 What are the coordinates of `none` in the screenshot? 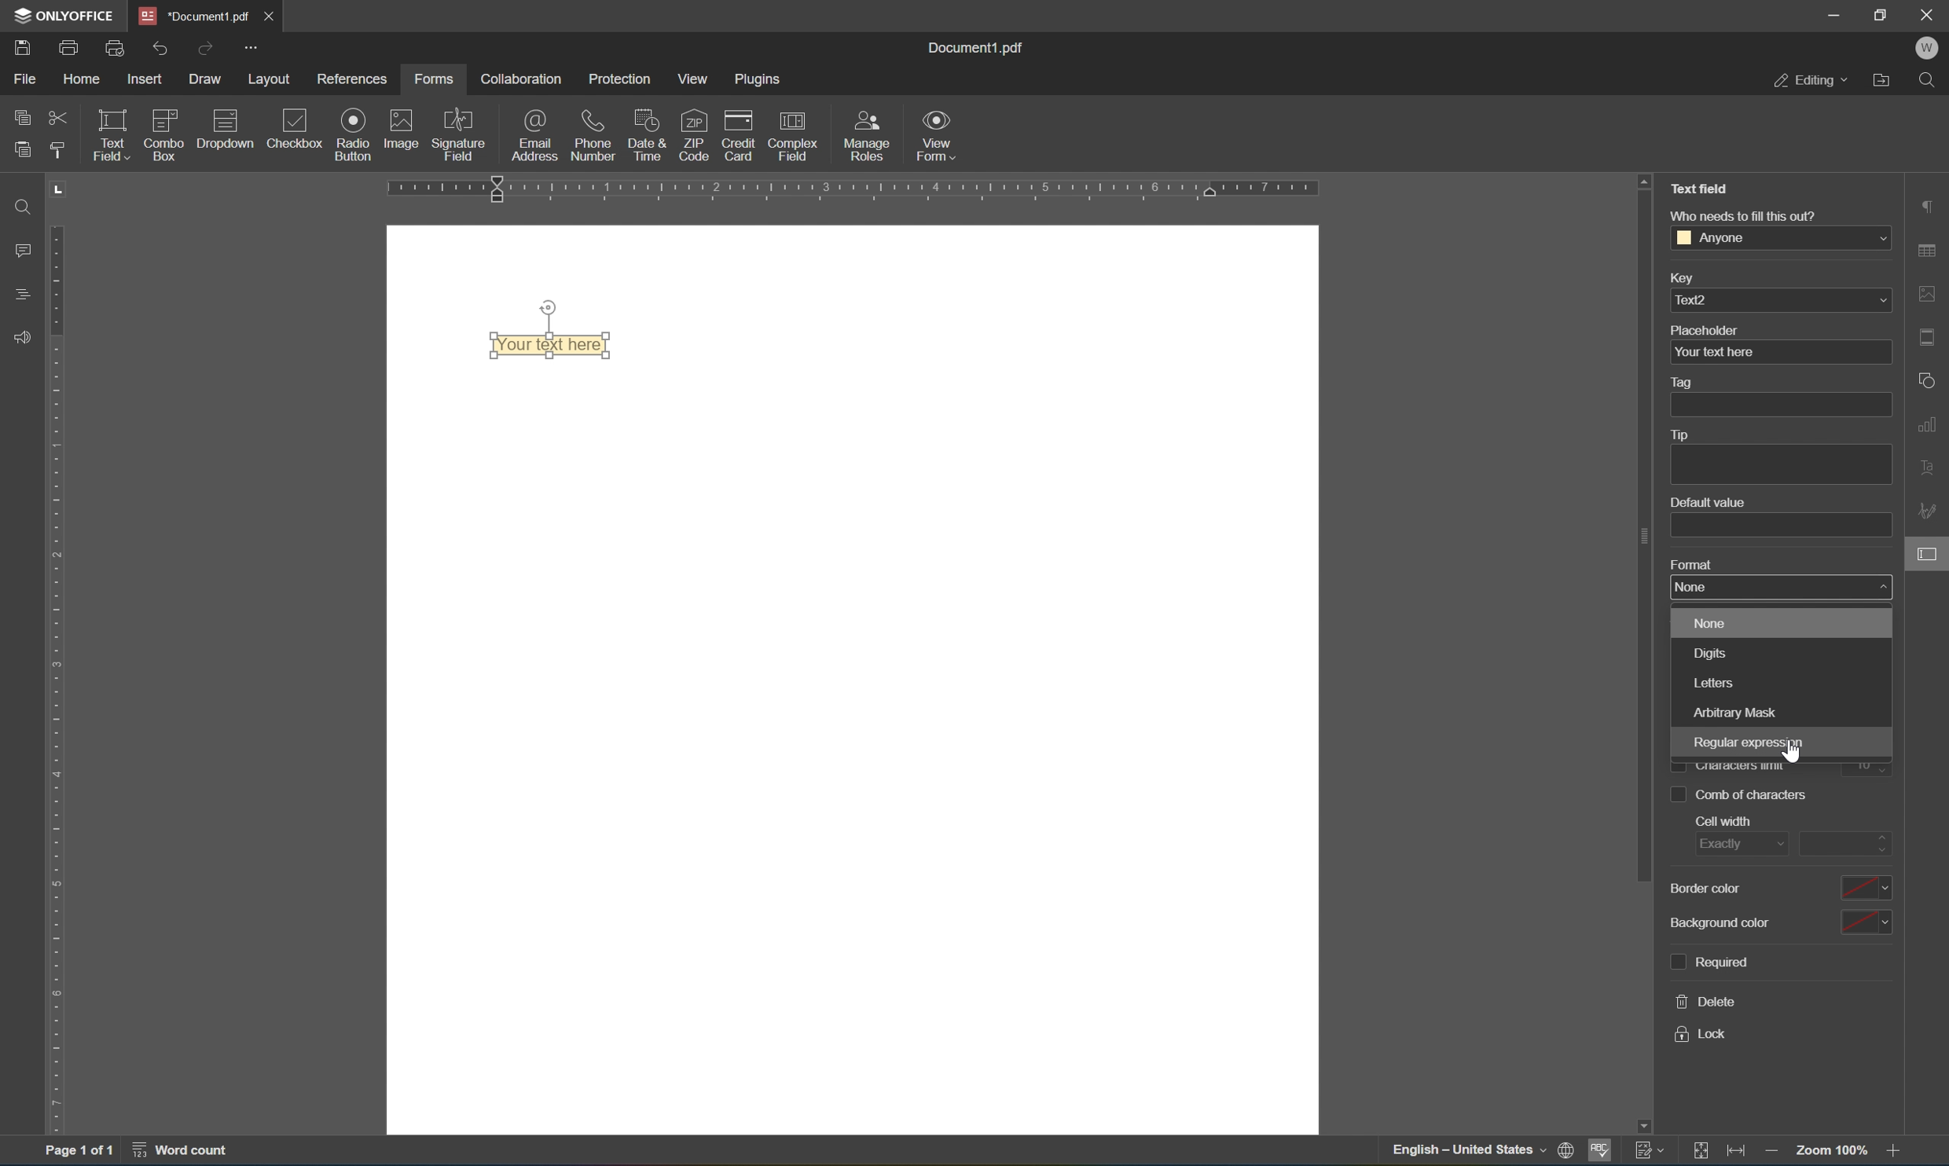 It's located at (1716, 621).